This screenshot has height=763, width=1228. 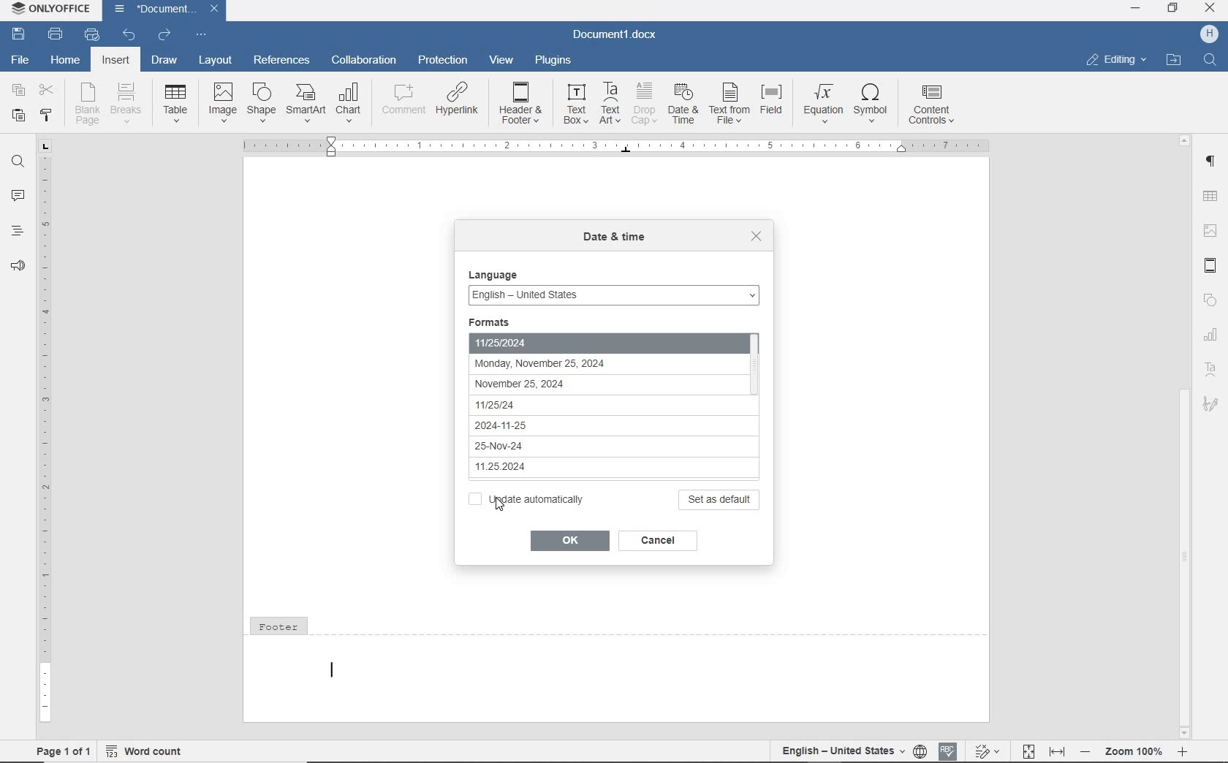 I want to click on OK, so click(x=567, y=540).